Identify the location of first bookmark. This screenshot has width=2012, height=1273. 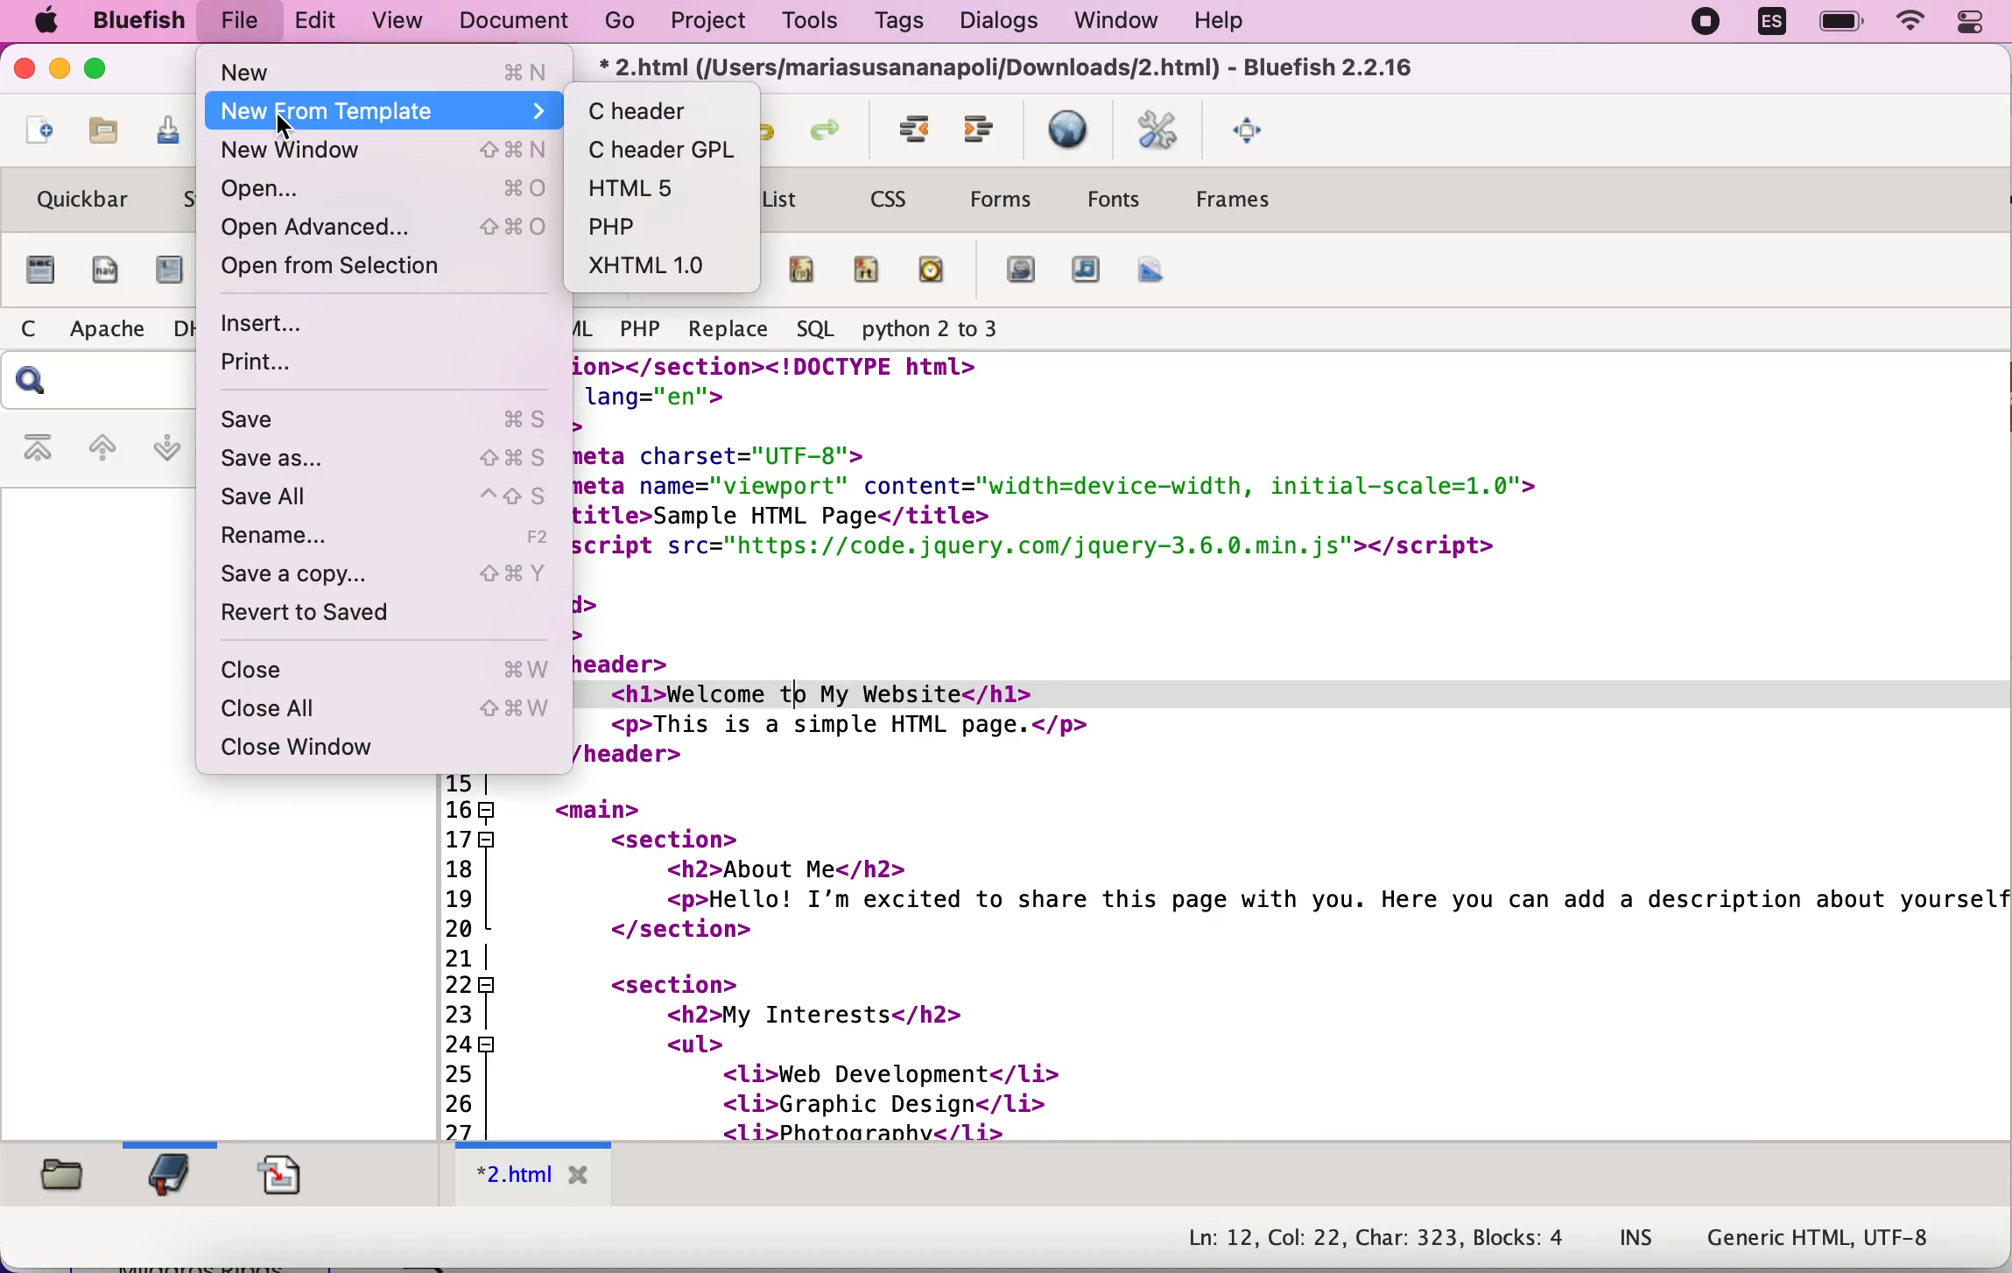
(34, 445).